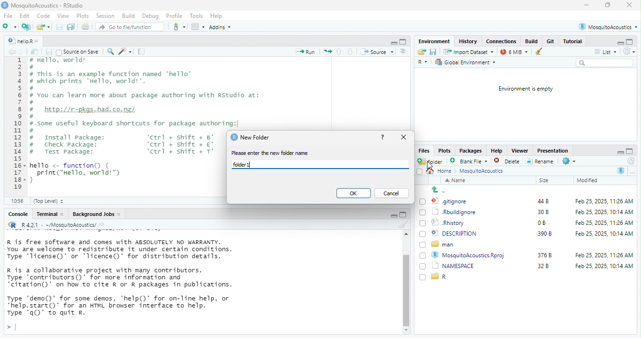 Image resolution: width=641 pixels, height=338 pixels. What do you see at coordinates (43, 16) in the screenshot?
I see `Code` at bounding box center [43, 16].